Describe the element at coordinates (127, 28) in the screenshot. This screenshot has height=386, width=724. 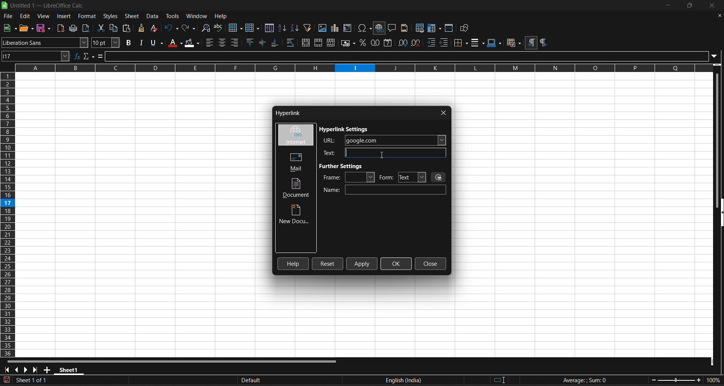
I see `paste` at that location.